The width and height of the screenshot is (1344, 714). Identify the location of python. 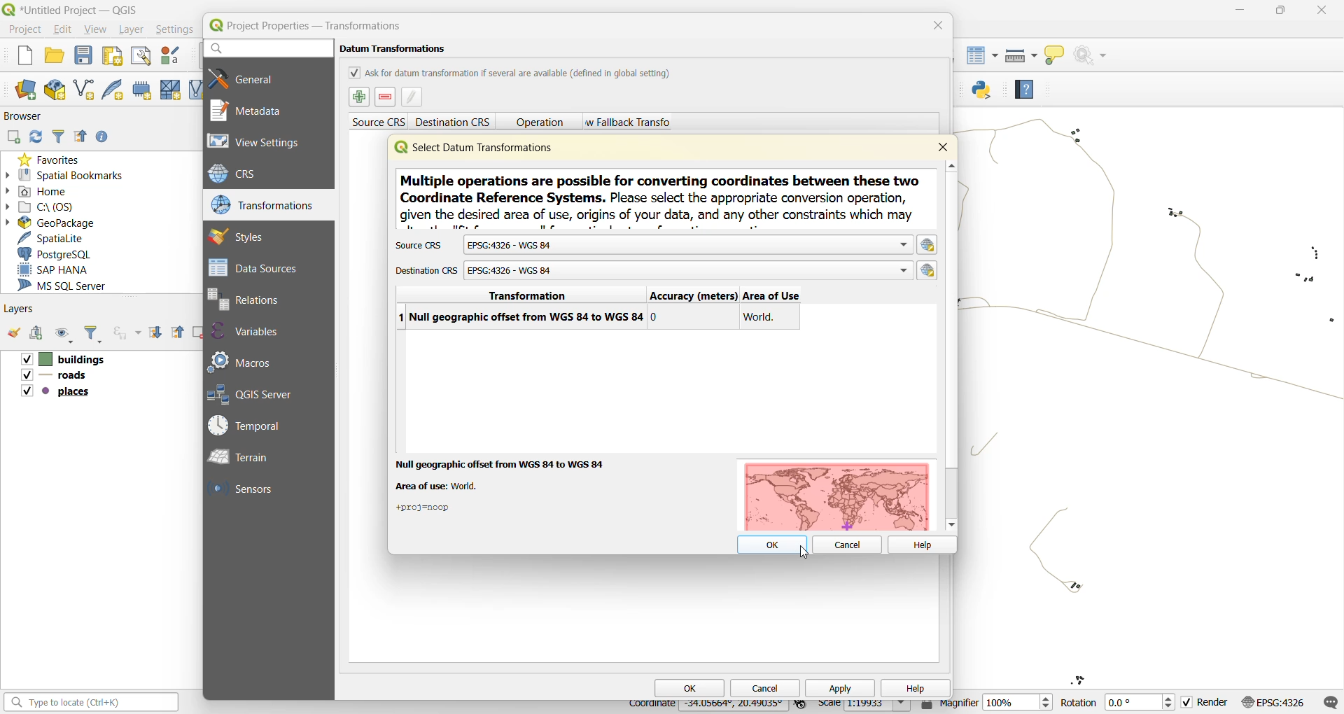
(986, 92).